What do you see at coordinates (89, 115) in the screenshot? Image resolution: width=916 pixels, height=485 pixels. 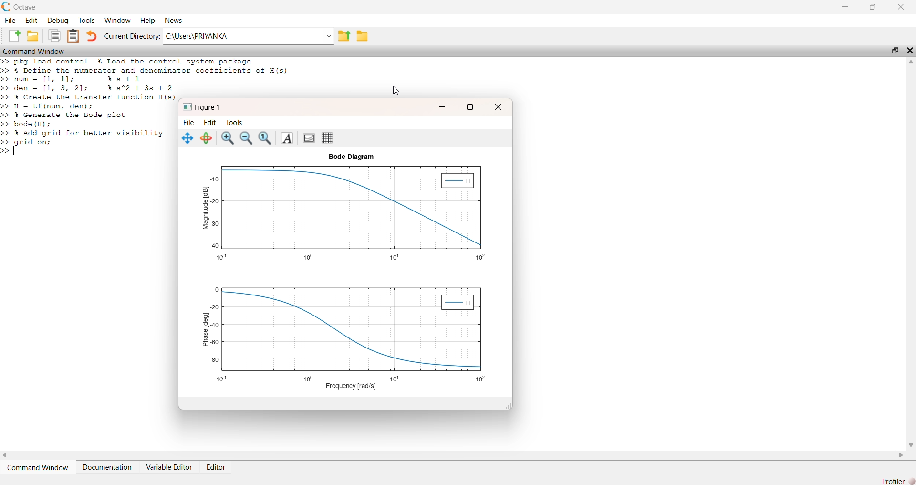 I see `>> num = [1, 1]; Fs +1

>> den = [1, 3, 2]; % 872 +35 + 2
>> & Create the transfer function H(s)
>> HB = tf(num, den);

>> % Generate the Bode plot

>> bode (H) ;

>> % Add grid for better visibility
>> grid on;

os |` at bounding box center [89, 115].